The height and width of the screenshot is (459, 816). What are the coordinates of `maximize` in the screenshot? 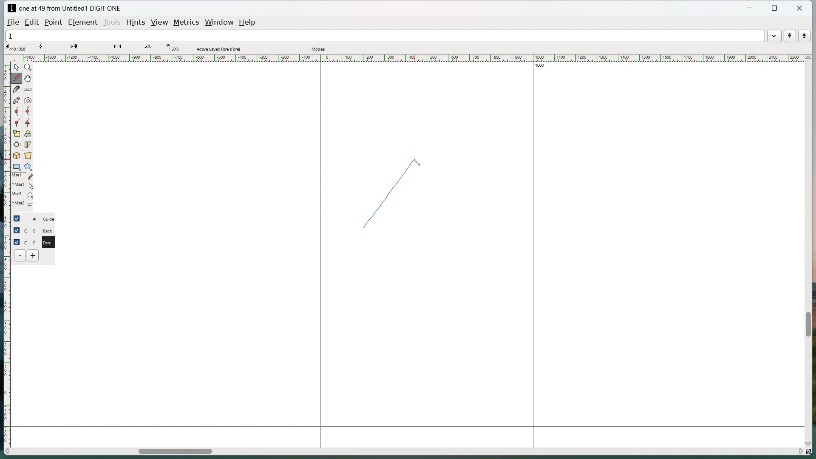 It's located at (775, 8).